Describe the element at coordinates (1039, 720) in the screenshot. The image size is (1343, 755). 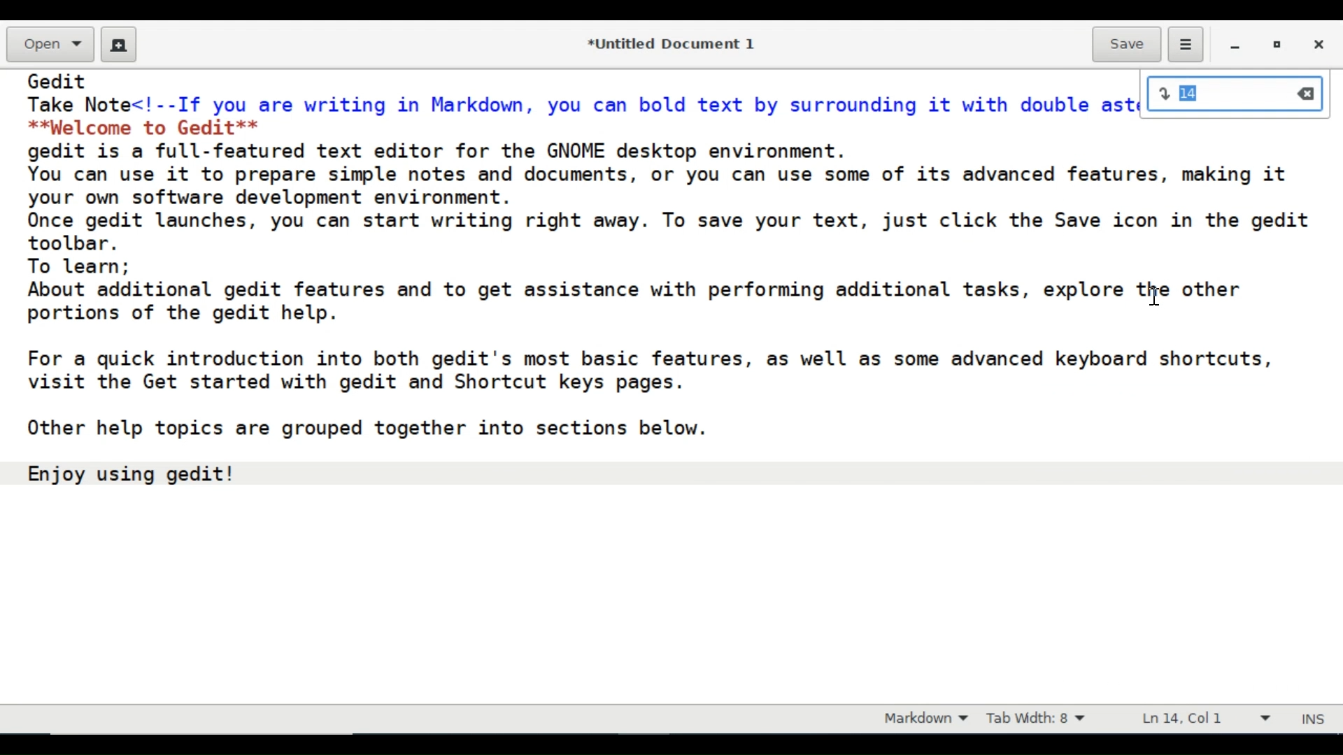
I see `Tab Width` at that location.